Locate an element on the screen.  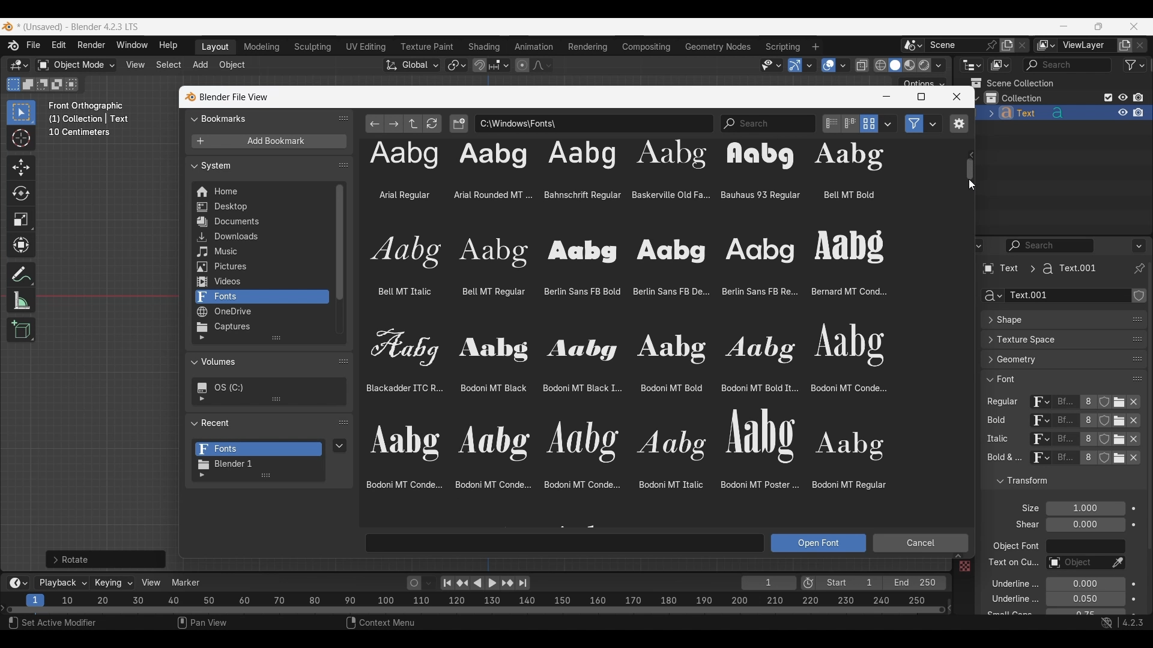
Viewport shading, wireframe is located at coordinates (881, 65).